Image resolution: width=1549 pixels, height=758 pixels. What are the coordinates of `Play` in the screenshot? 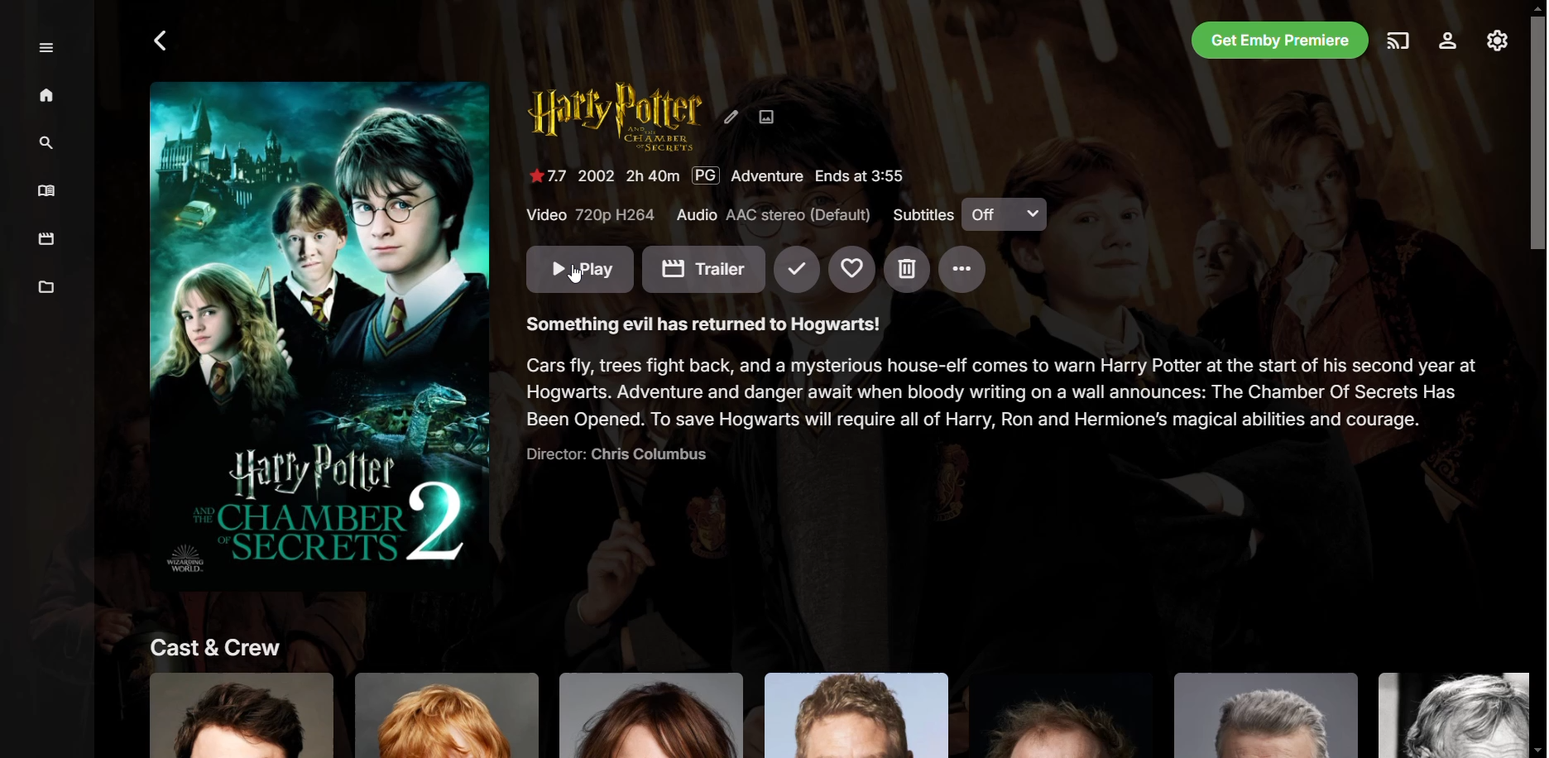 It's located at (581, 269).